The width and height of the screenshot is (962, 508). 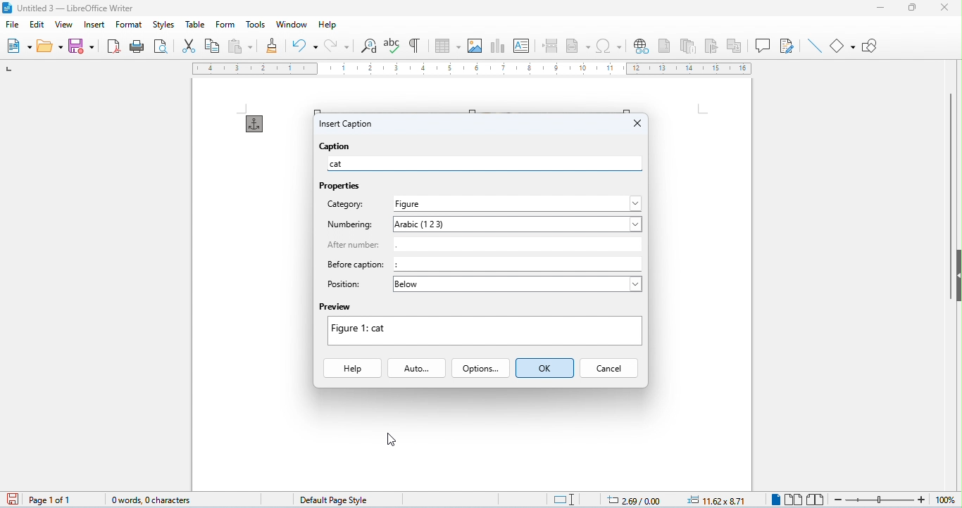 I want to click on standard selection, so click(x=564, y=500).